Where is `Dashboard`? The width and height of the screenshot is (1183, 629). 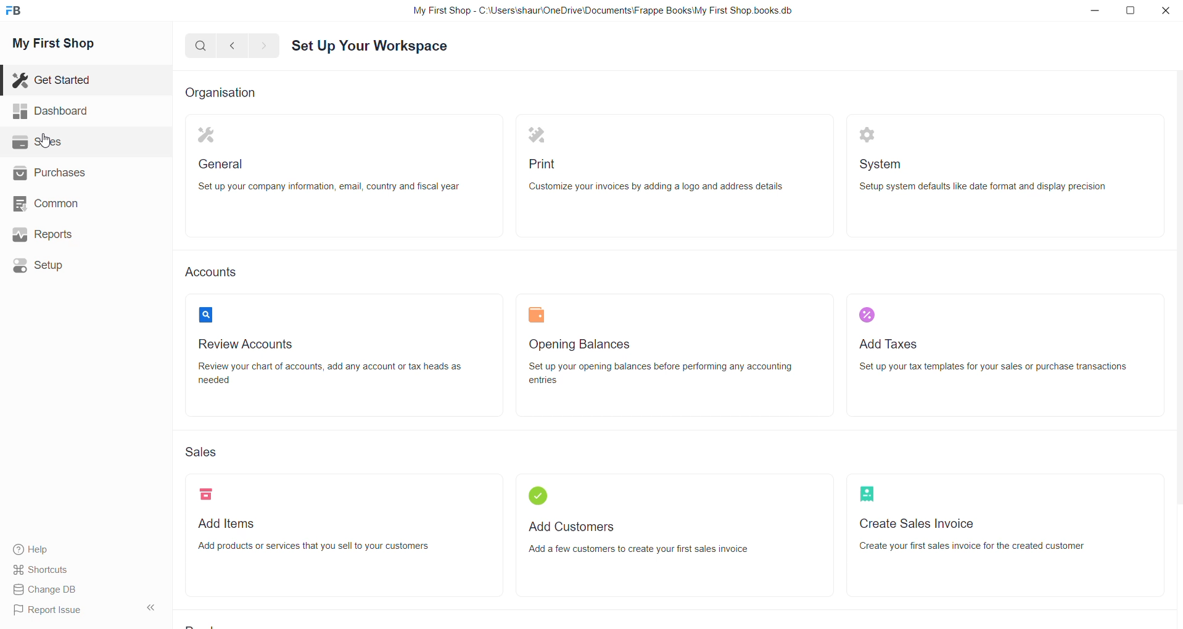 Dashboard is located at coordinates (48, 110).